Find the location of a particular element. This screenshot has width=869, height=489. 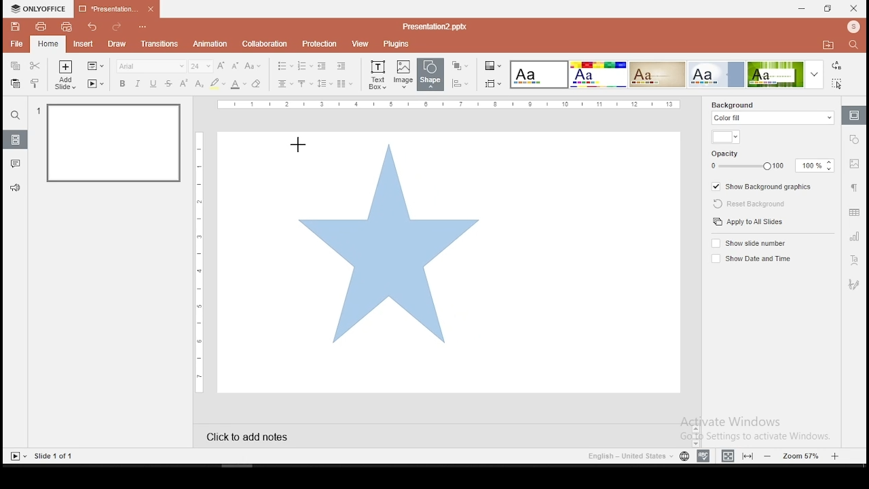

slide 1 is located at coordinates (115, 145).